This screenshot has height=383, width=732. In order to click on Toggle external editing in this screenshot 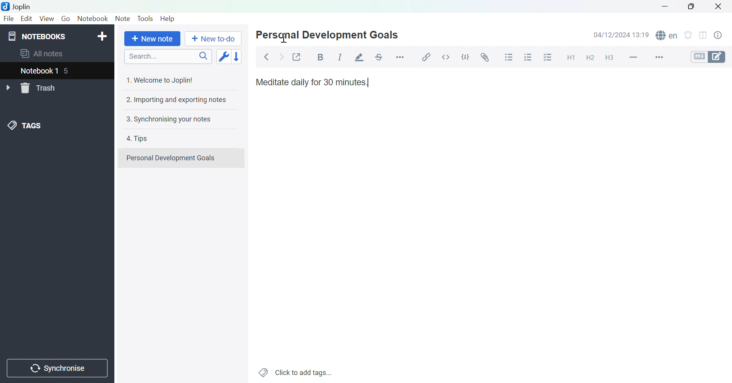, I will do `click(297, 56)`.